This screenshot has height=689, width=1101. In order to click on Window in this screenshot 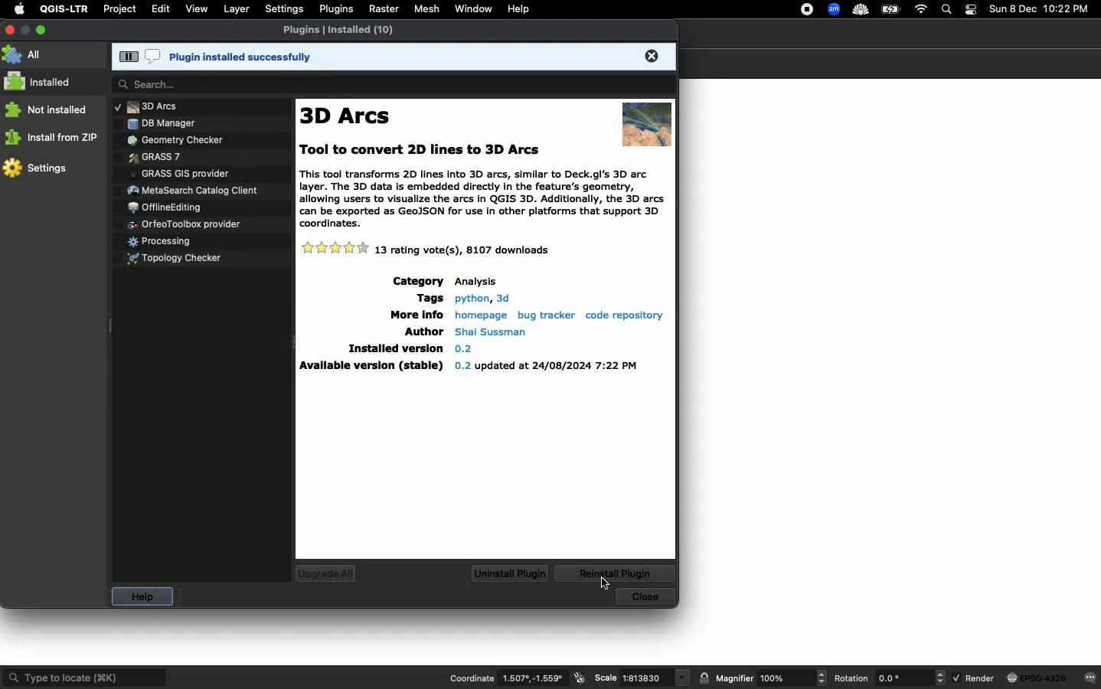, I will do `click(472, 8)`.